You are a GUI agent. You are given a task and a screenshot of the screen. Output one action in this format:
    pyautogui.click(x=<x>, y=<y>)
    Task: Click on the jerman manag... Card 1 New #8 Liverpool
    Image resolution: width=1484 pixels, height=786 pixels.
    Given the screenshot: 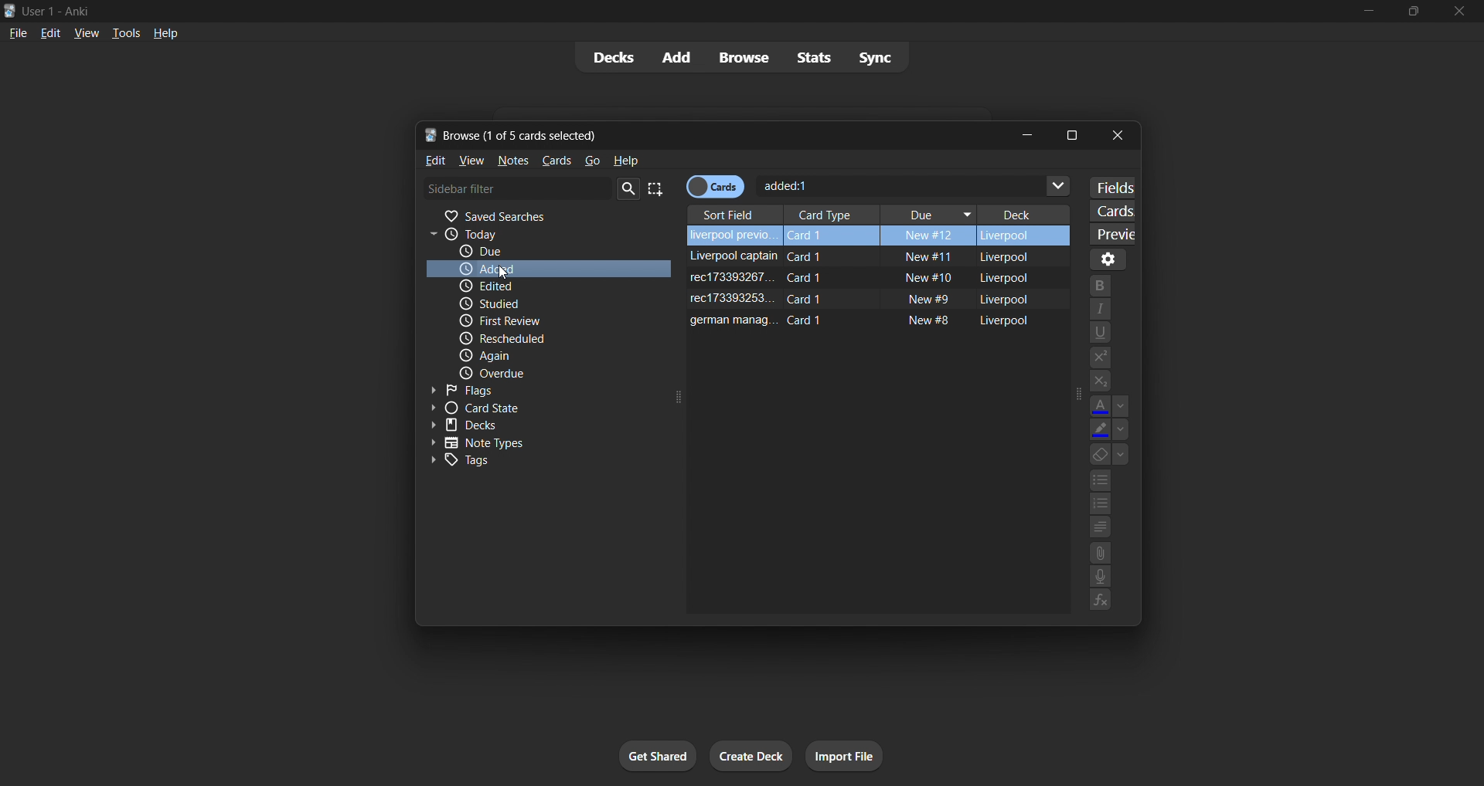 What is the action you would take?
    pyautogui.click(x=868, y=320)
    